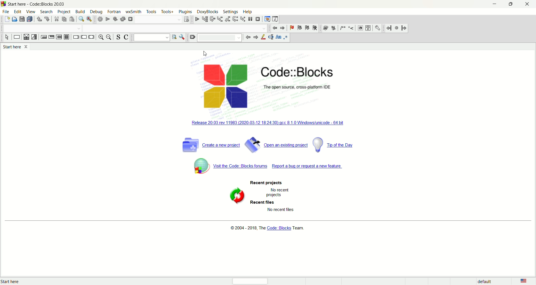 The height and width of the screenshot is (285, 536). I want to click on fortan, so click(114, 11).